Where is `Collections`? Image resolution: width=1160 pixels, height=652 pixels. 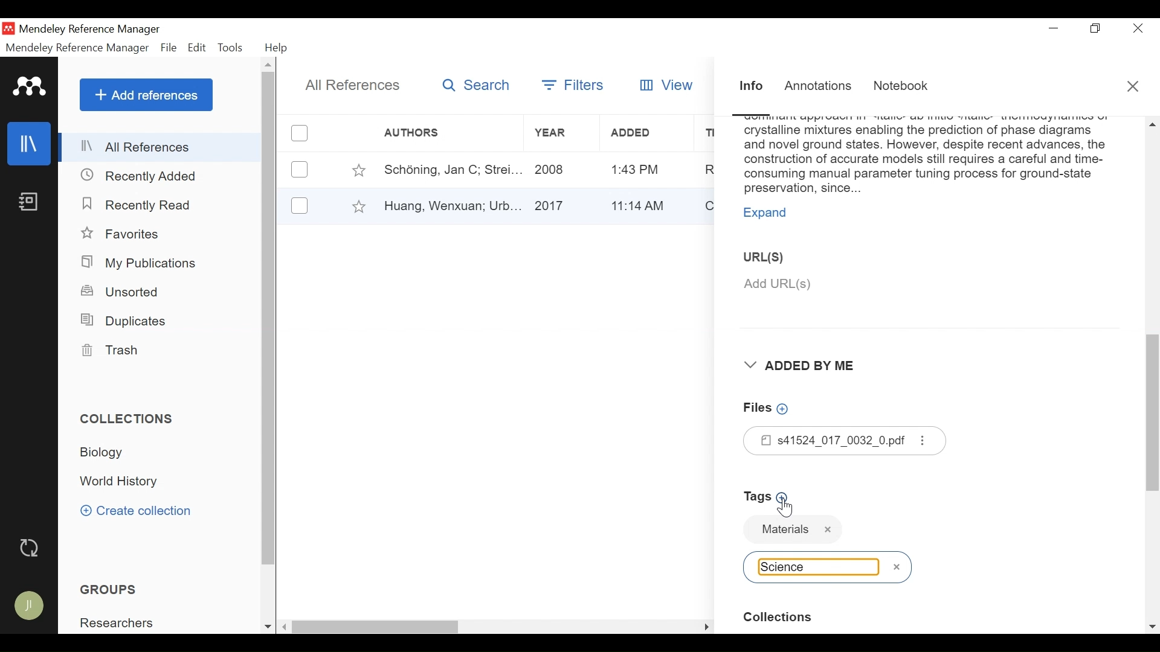 Collections is located at coordinates (128, 419).